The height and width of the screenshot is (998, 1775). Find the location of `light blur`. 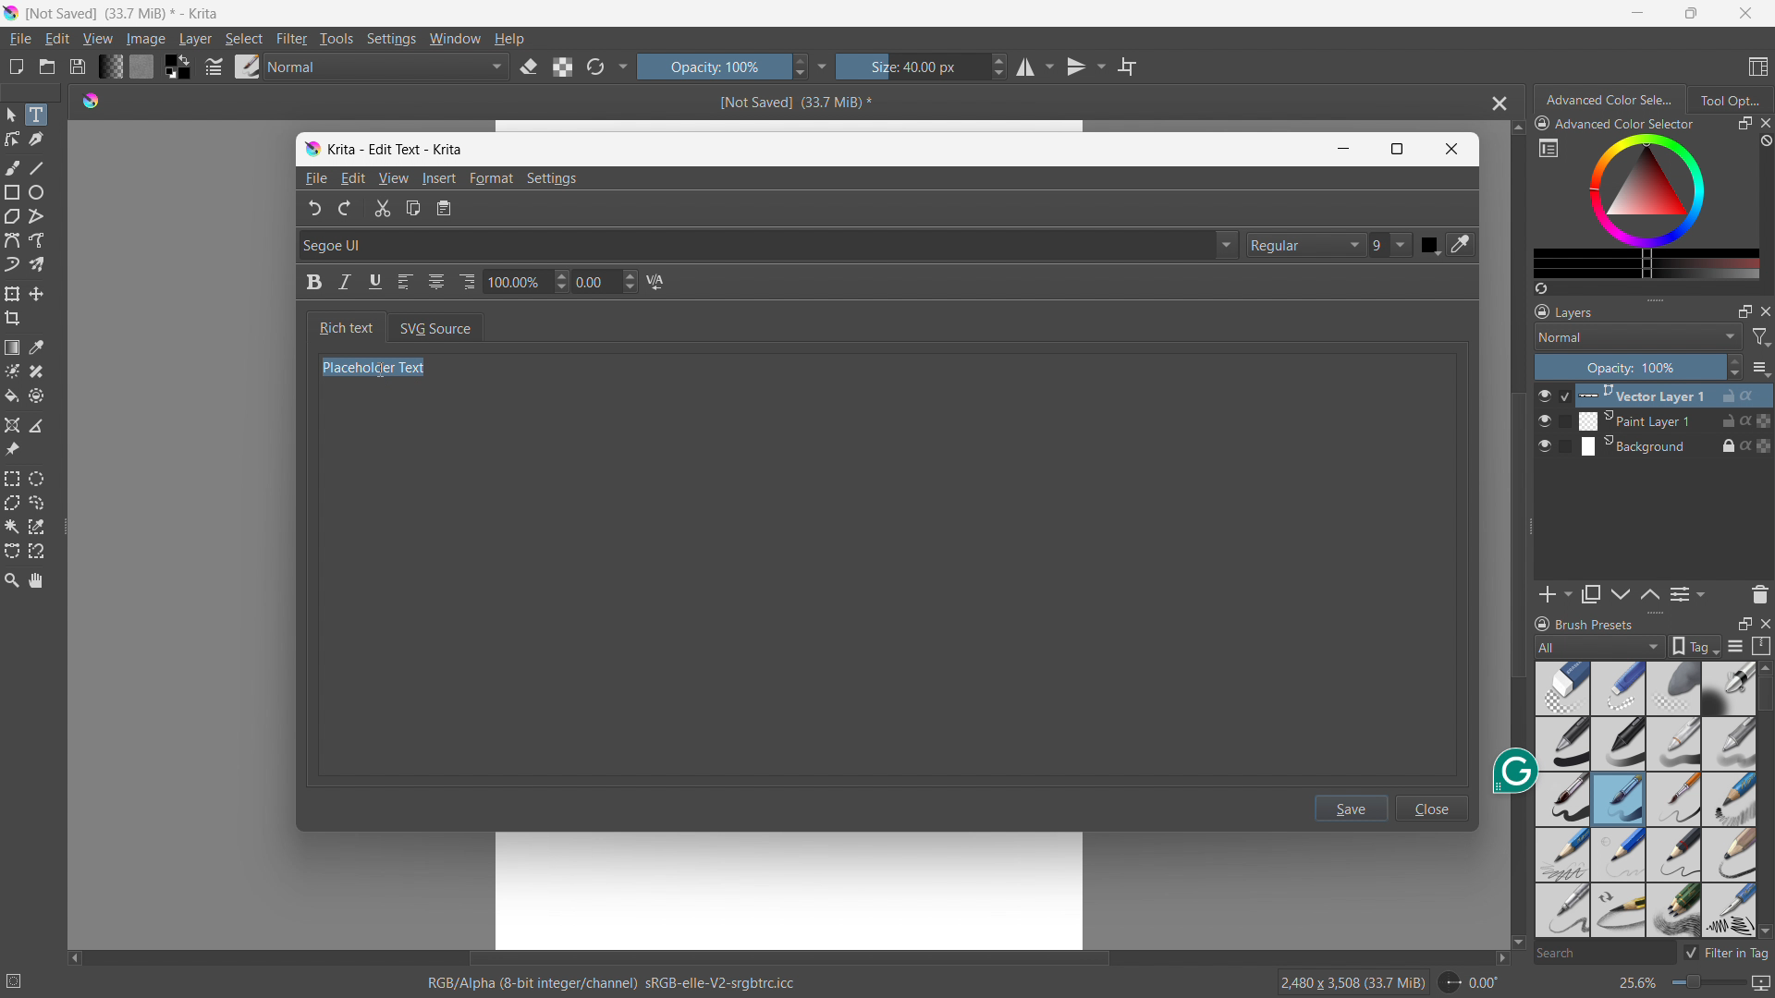

light blur is located at coordinates (1618, 688).